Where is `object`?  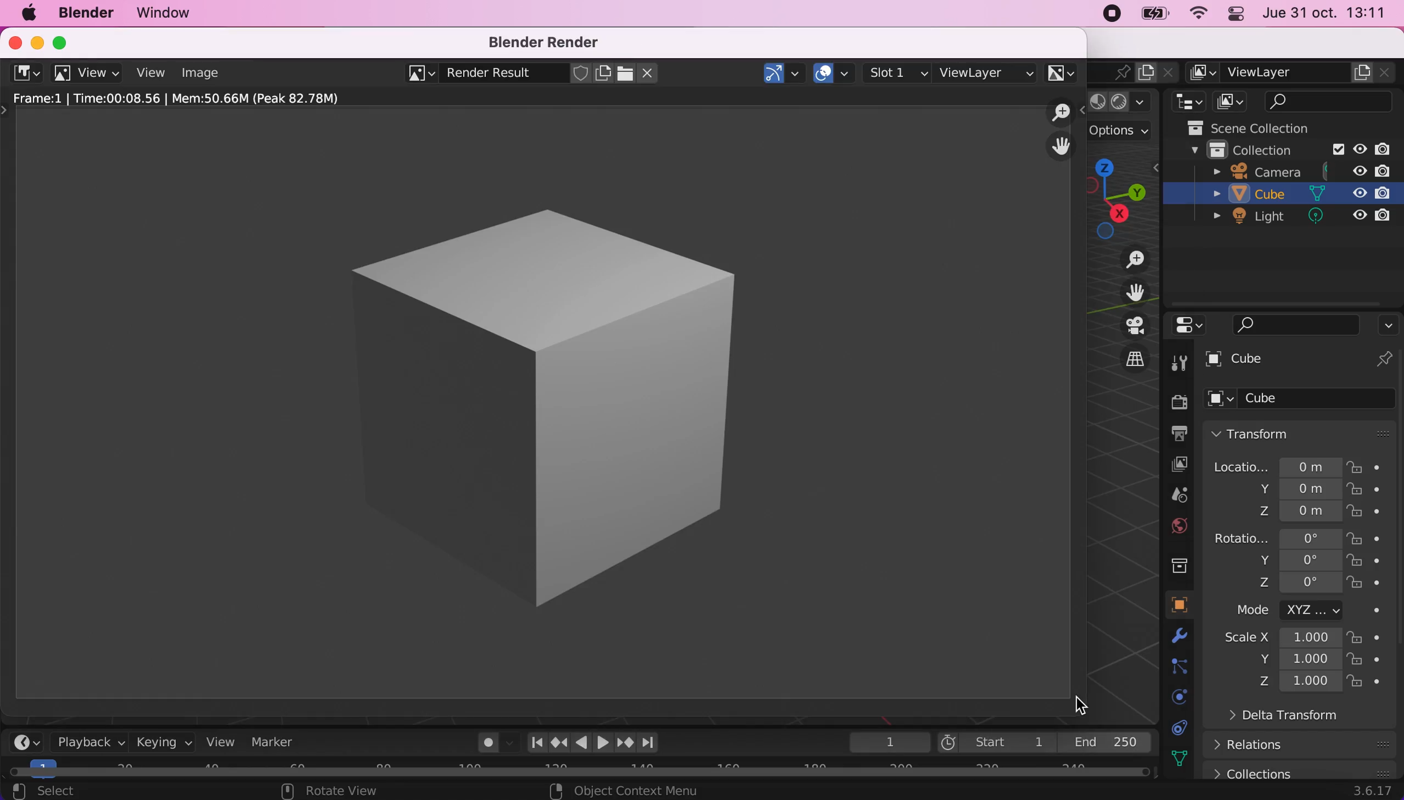 object is located at coordinates (1179, 605).